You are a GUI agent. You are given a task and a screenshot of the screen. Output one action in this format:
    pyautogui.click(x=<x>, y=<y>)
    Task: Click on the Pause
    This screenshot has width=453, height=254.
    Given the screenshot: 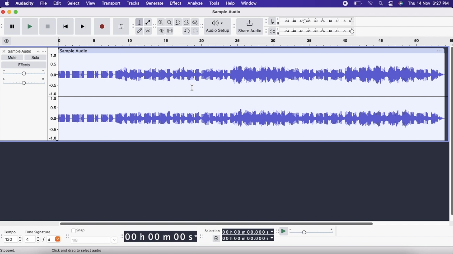 What is the action you would take?
    pyautogui.click(x=13, y=27)
    